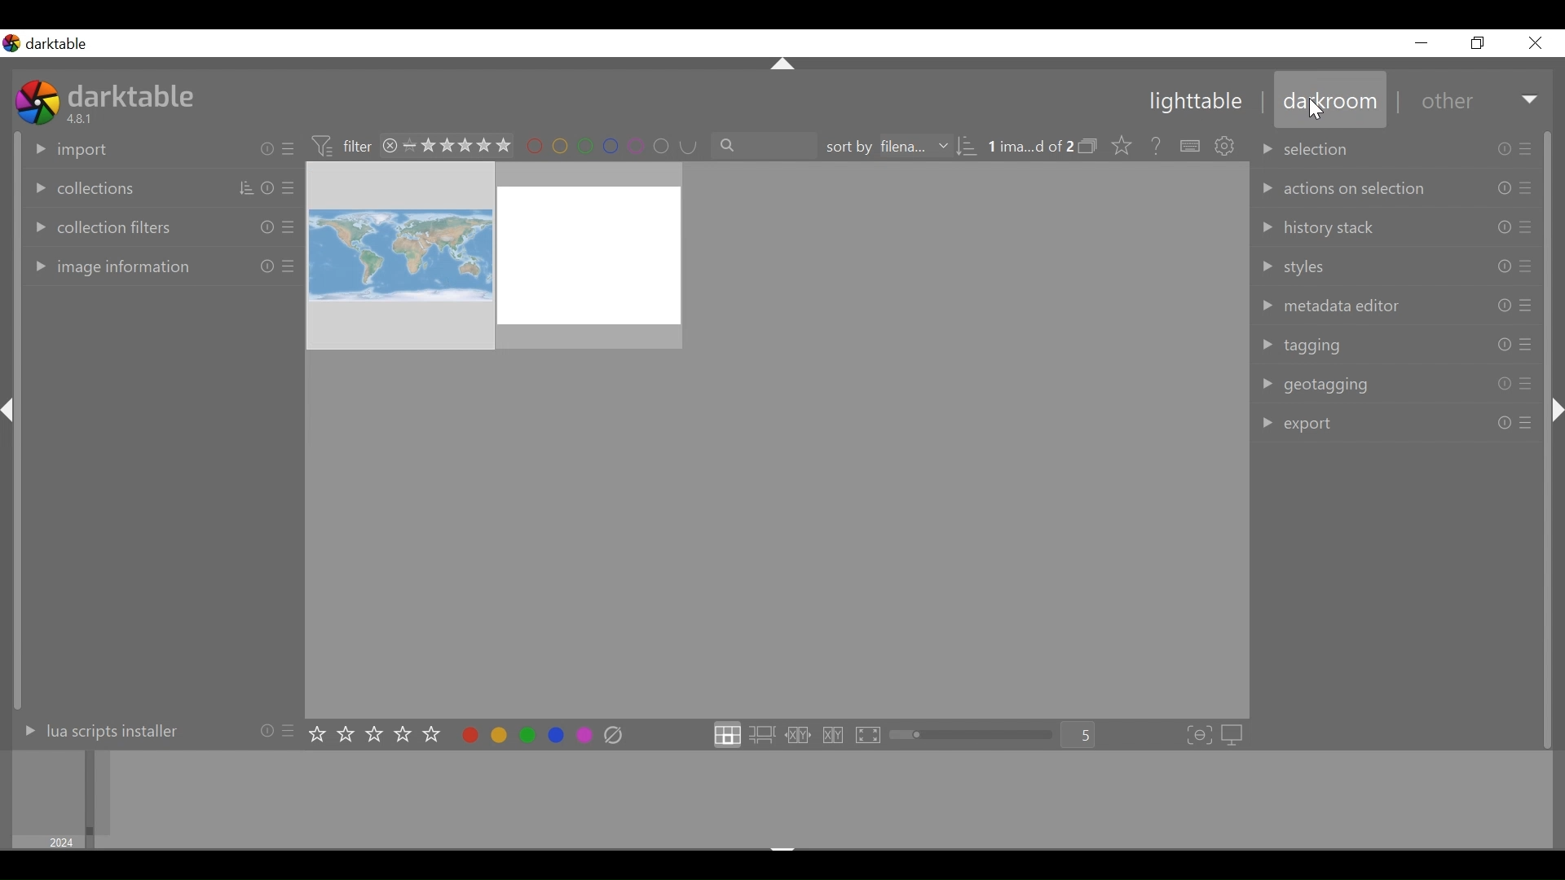 Image resolution: width=1565 pixels, height=880 pixels. Describe the element at coordinates (1031, 145) in the screenshot. I see `Image 1 out of 2 selected` at that location.